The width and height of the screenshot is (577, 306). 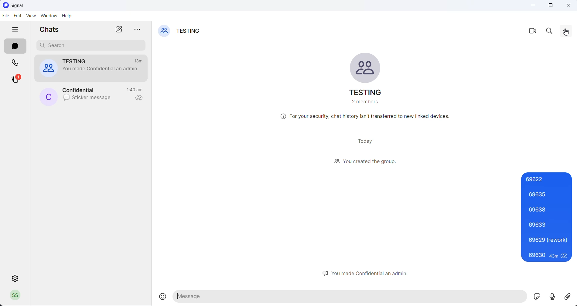 I want to click on security related text, so click(x=366, y=117).